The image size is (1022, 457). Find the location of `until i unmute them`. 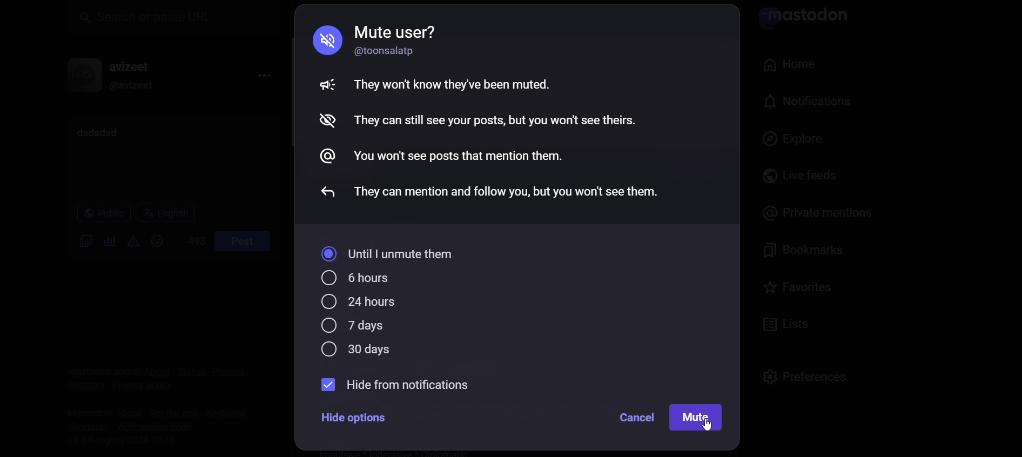

until i unmute them is located at coordinates (396, 254).